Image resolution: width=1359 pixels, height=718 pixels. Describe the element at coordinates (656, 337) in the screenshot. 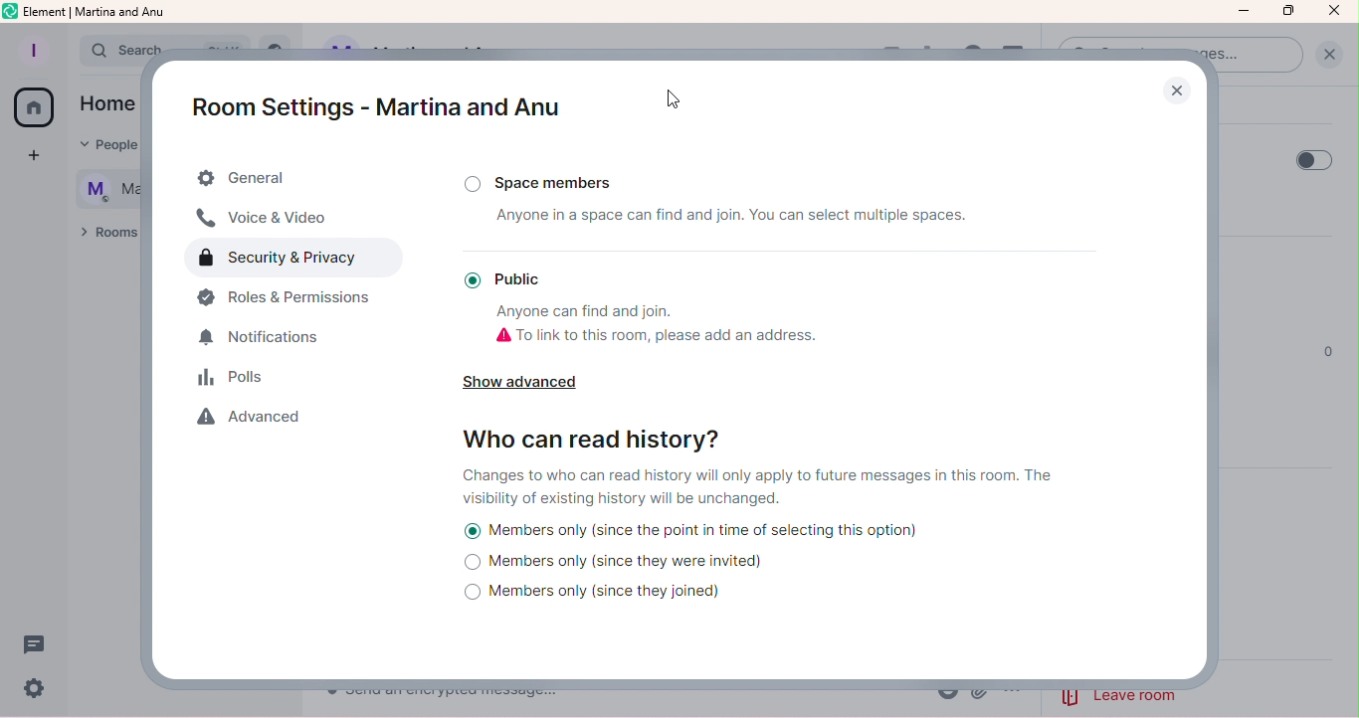

I see `To link to this room, please add an address.` at that location.